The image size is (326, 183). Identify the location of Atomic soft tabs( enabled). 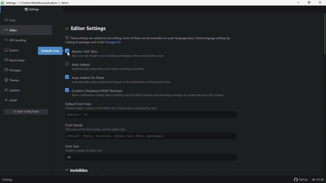
(102, 50).